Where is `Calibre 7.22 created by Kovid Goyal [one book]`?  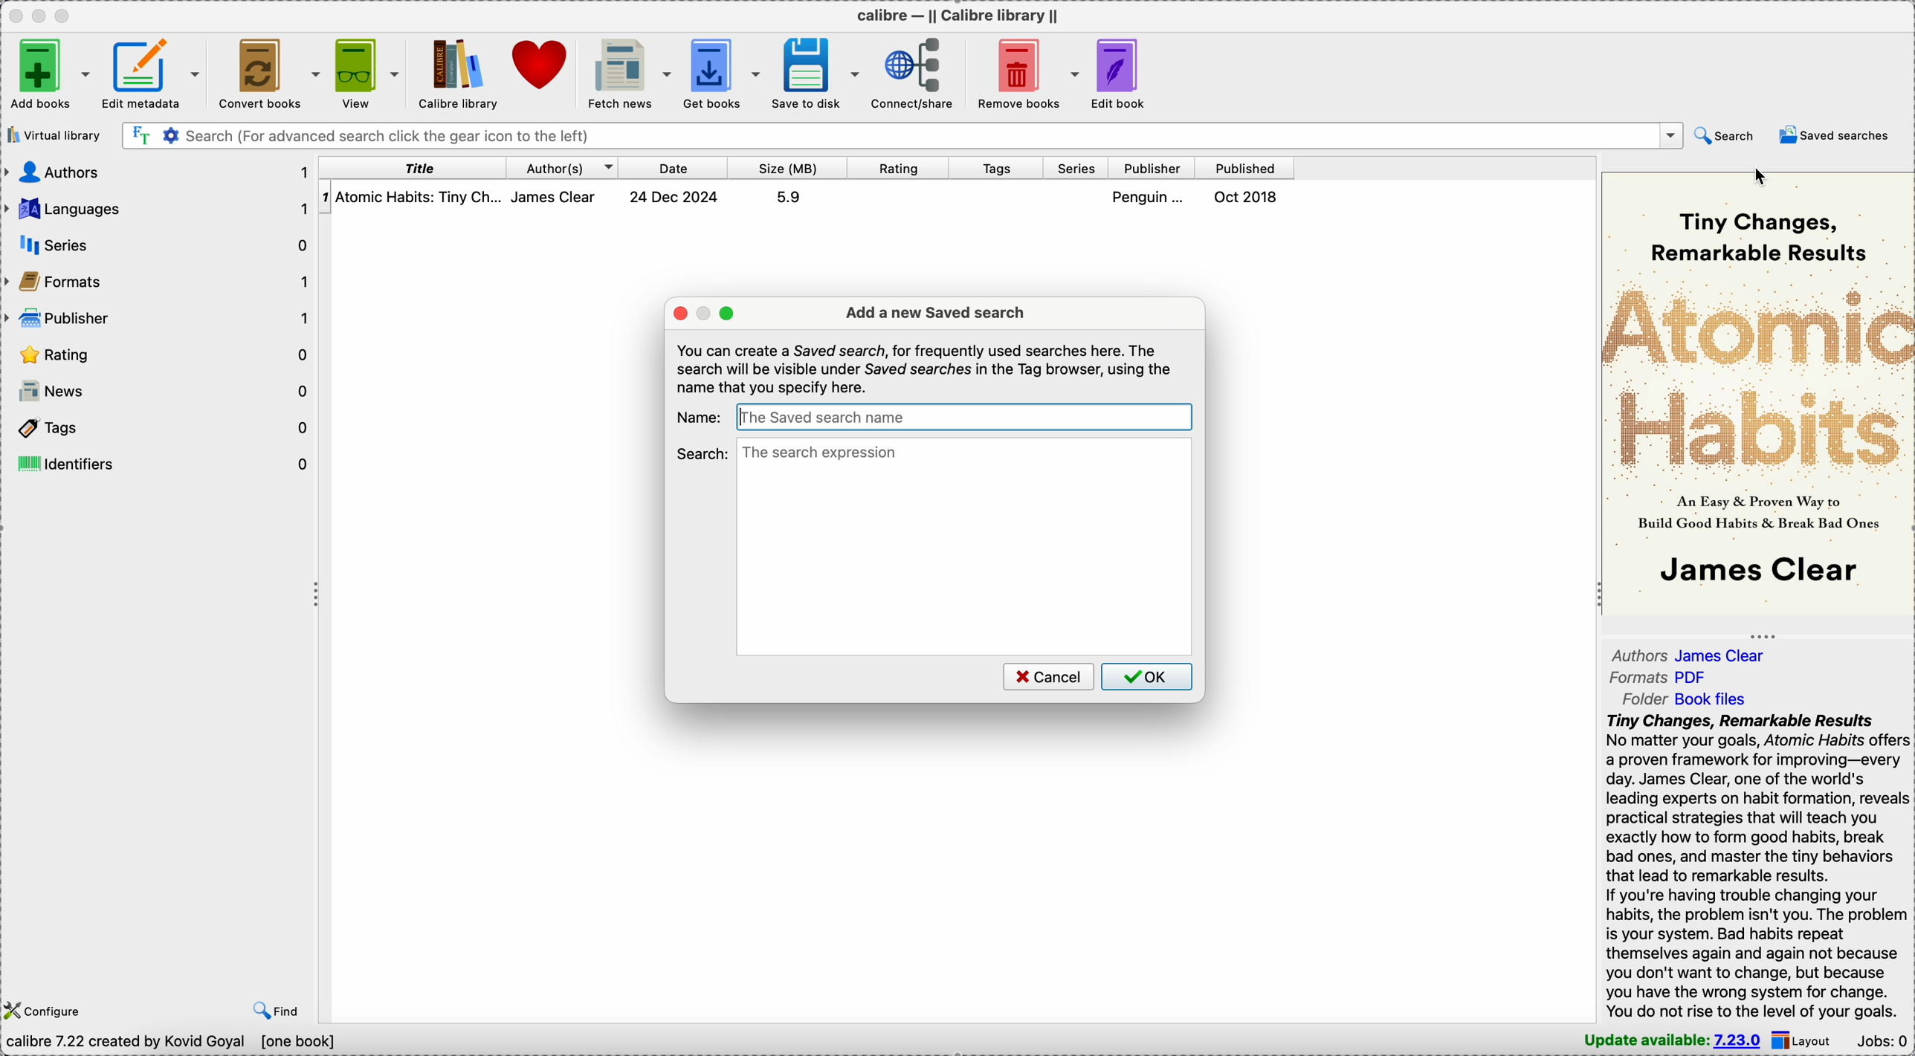
Calibre 7.22 created by Kovid Goyal [one book] is located at coordinates (173, 1042).